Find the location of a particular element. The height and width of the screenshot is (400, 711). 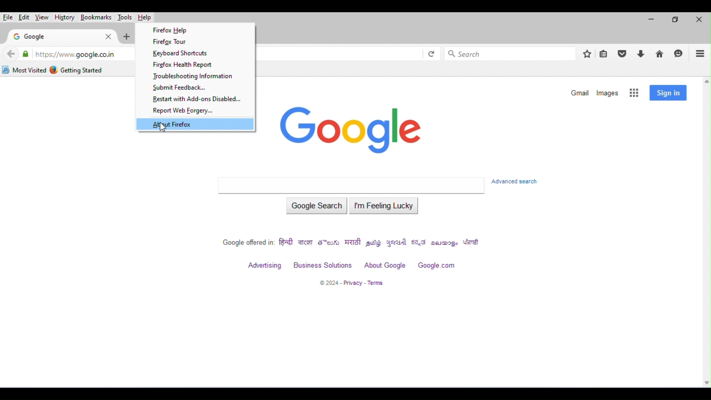

minimize is located at coordinates (650, 21).